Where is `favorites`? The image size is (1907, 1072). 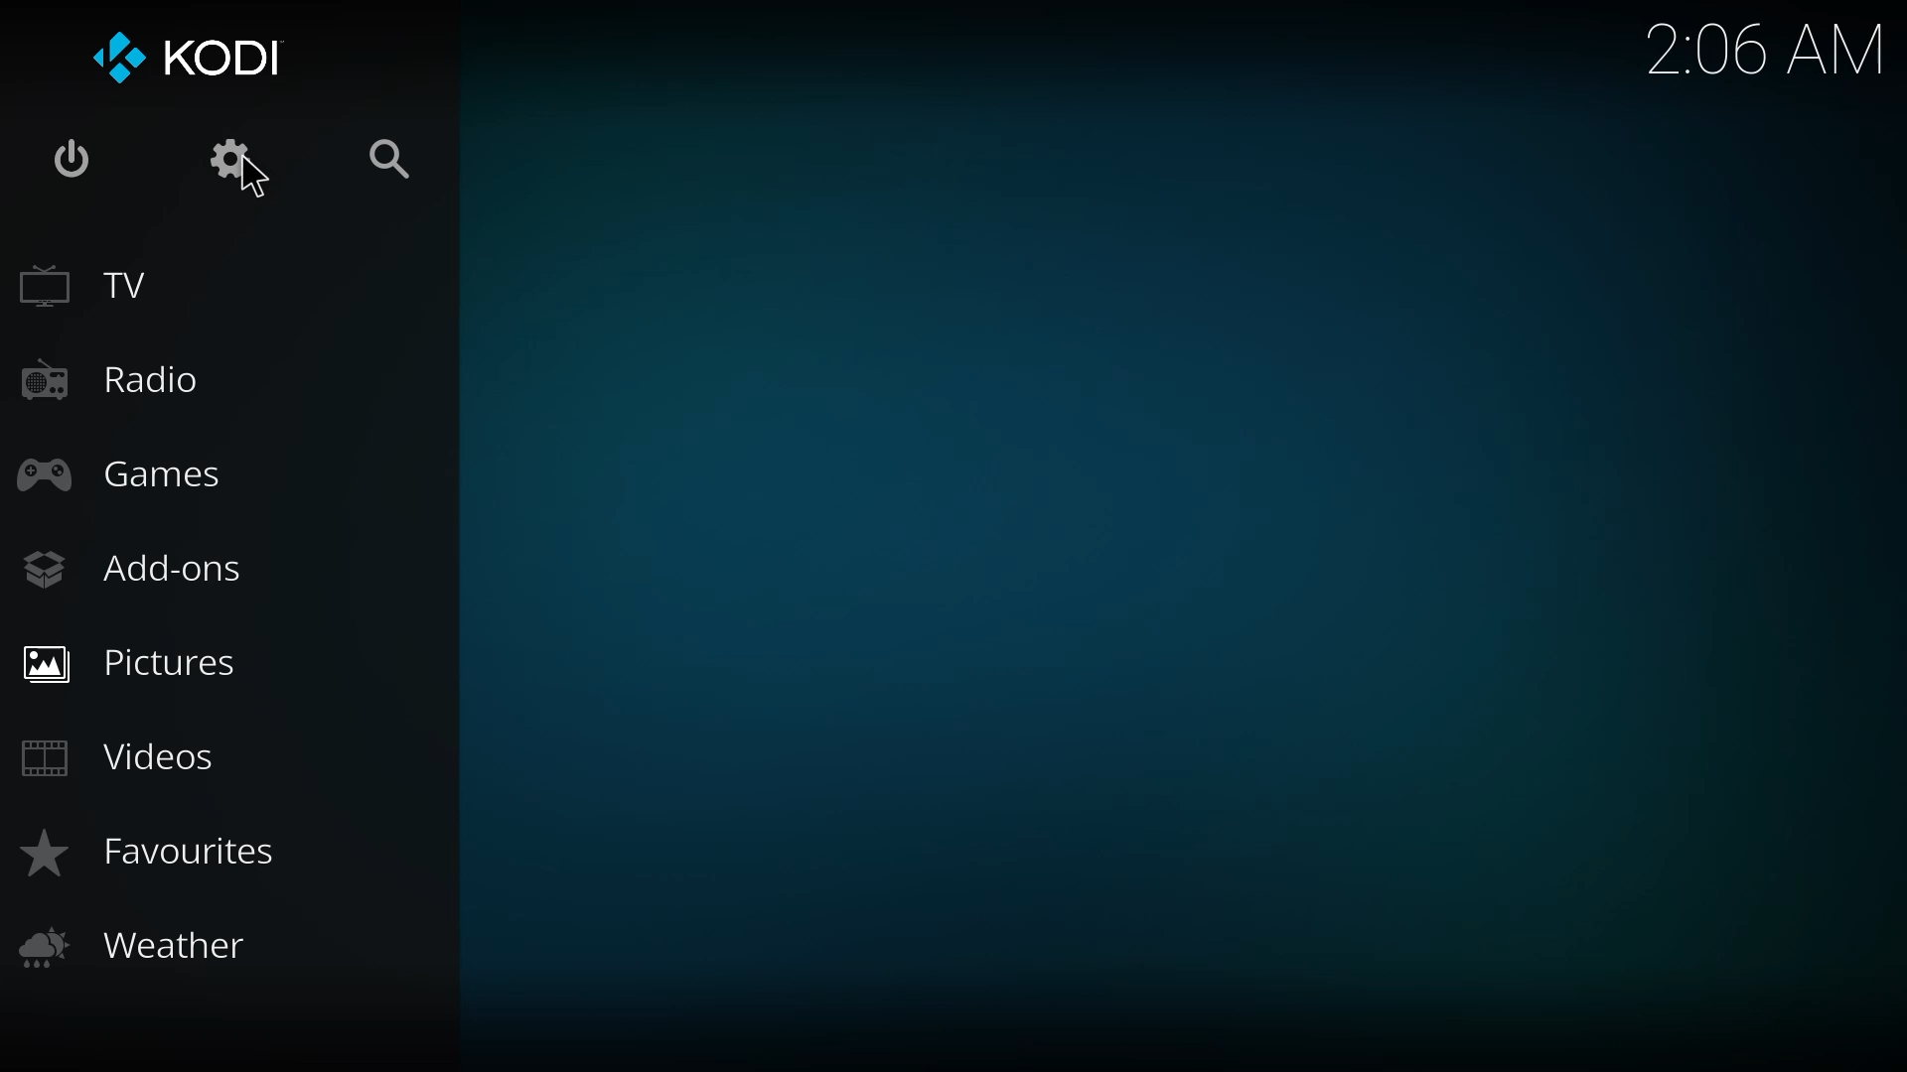 favorites is located at coordinates (163, 853).